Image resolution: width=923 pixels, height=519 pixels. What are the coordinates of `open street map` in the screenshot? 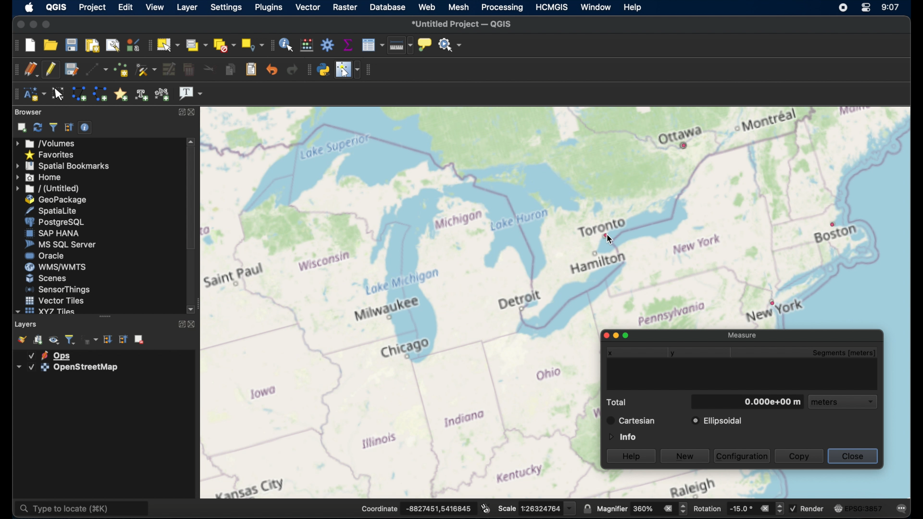 It's located at (748, 192).